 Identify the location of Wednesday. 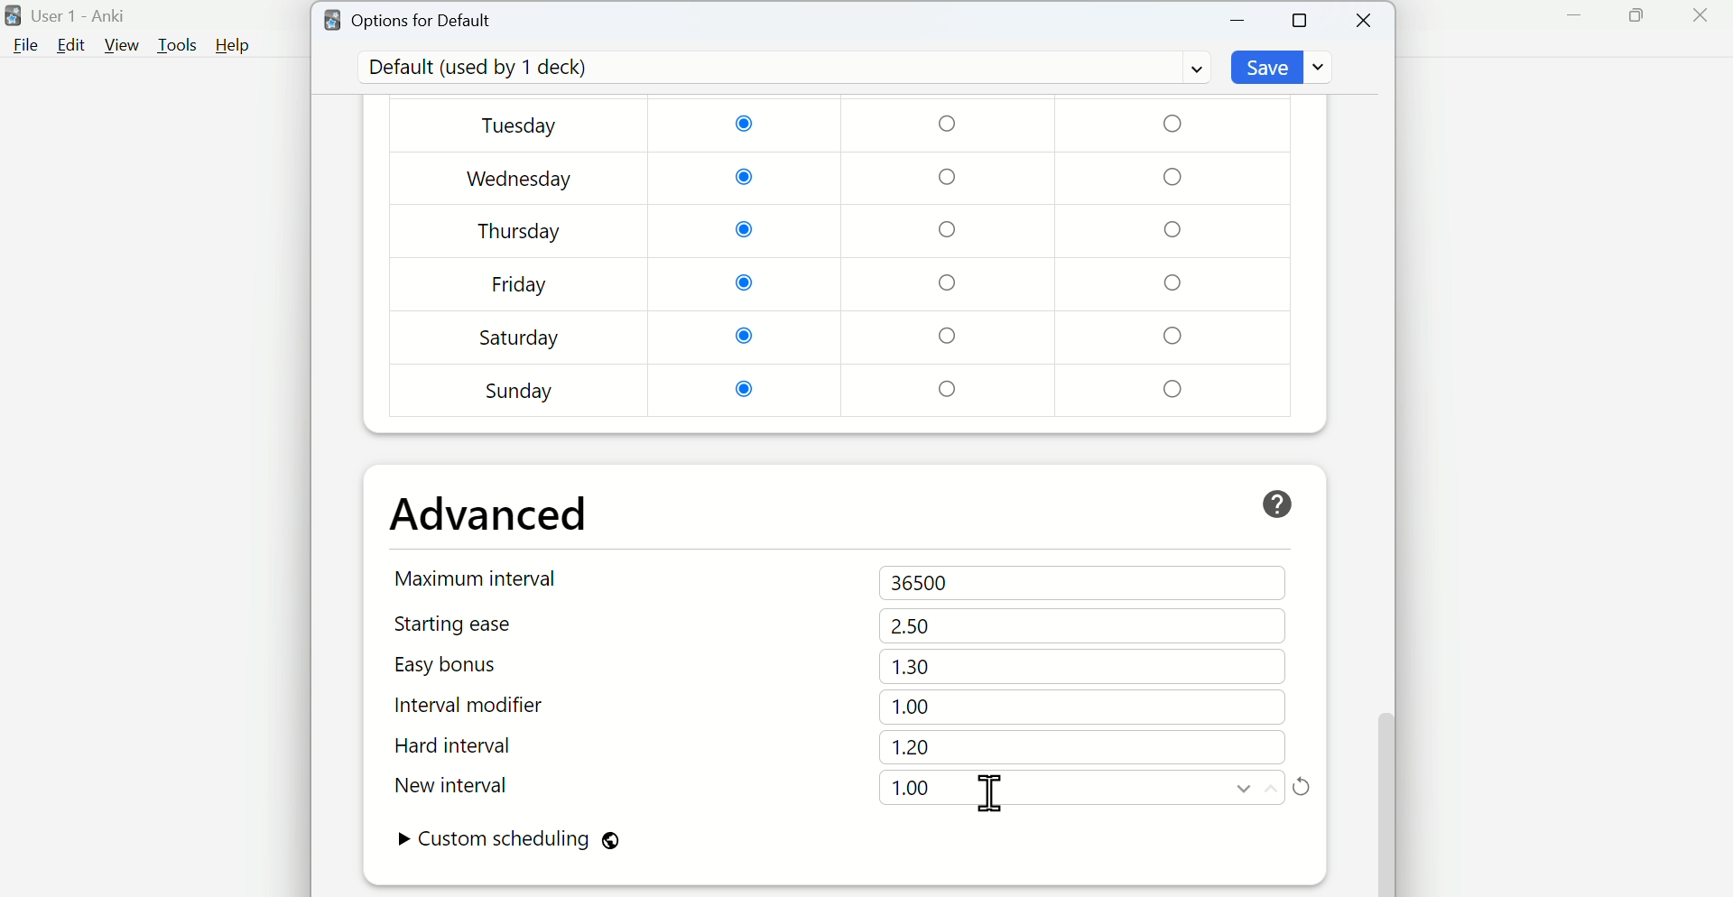
(521, 180).